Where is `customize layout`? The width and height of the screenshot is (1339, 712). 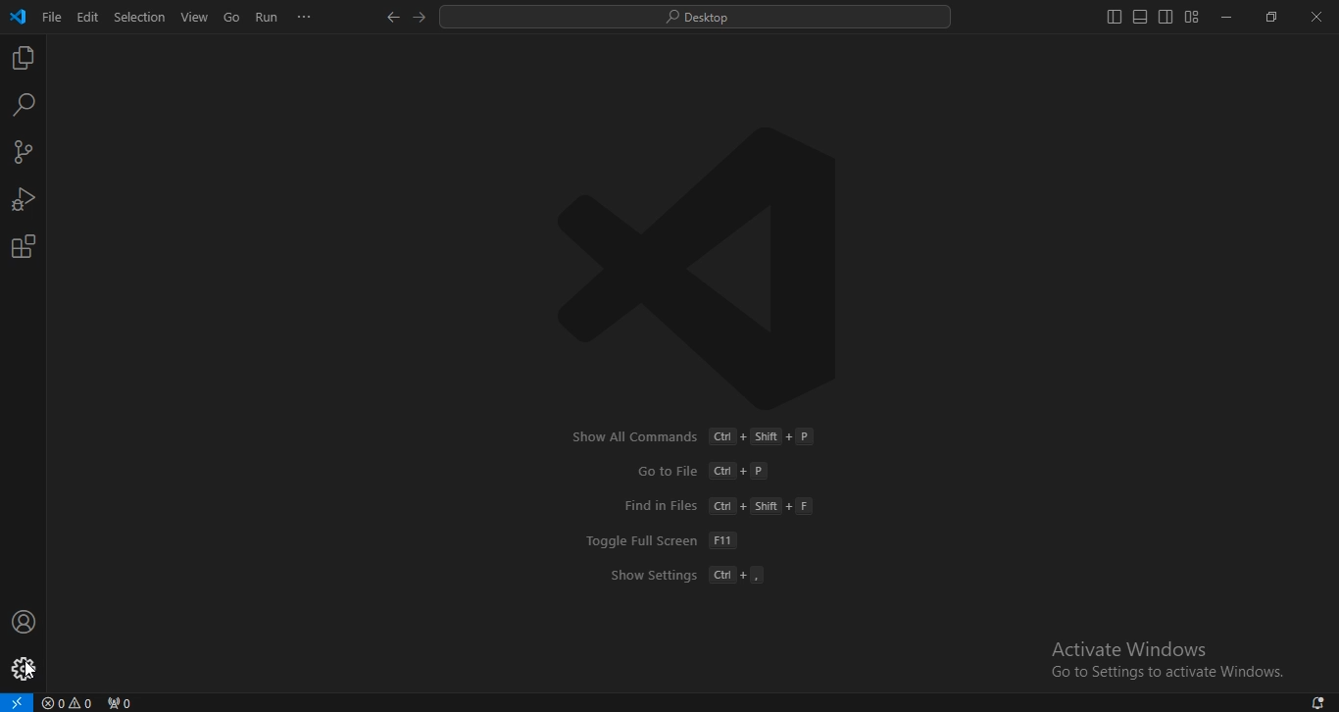 customize layout is located at coordinates (1193, 16).